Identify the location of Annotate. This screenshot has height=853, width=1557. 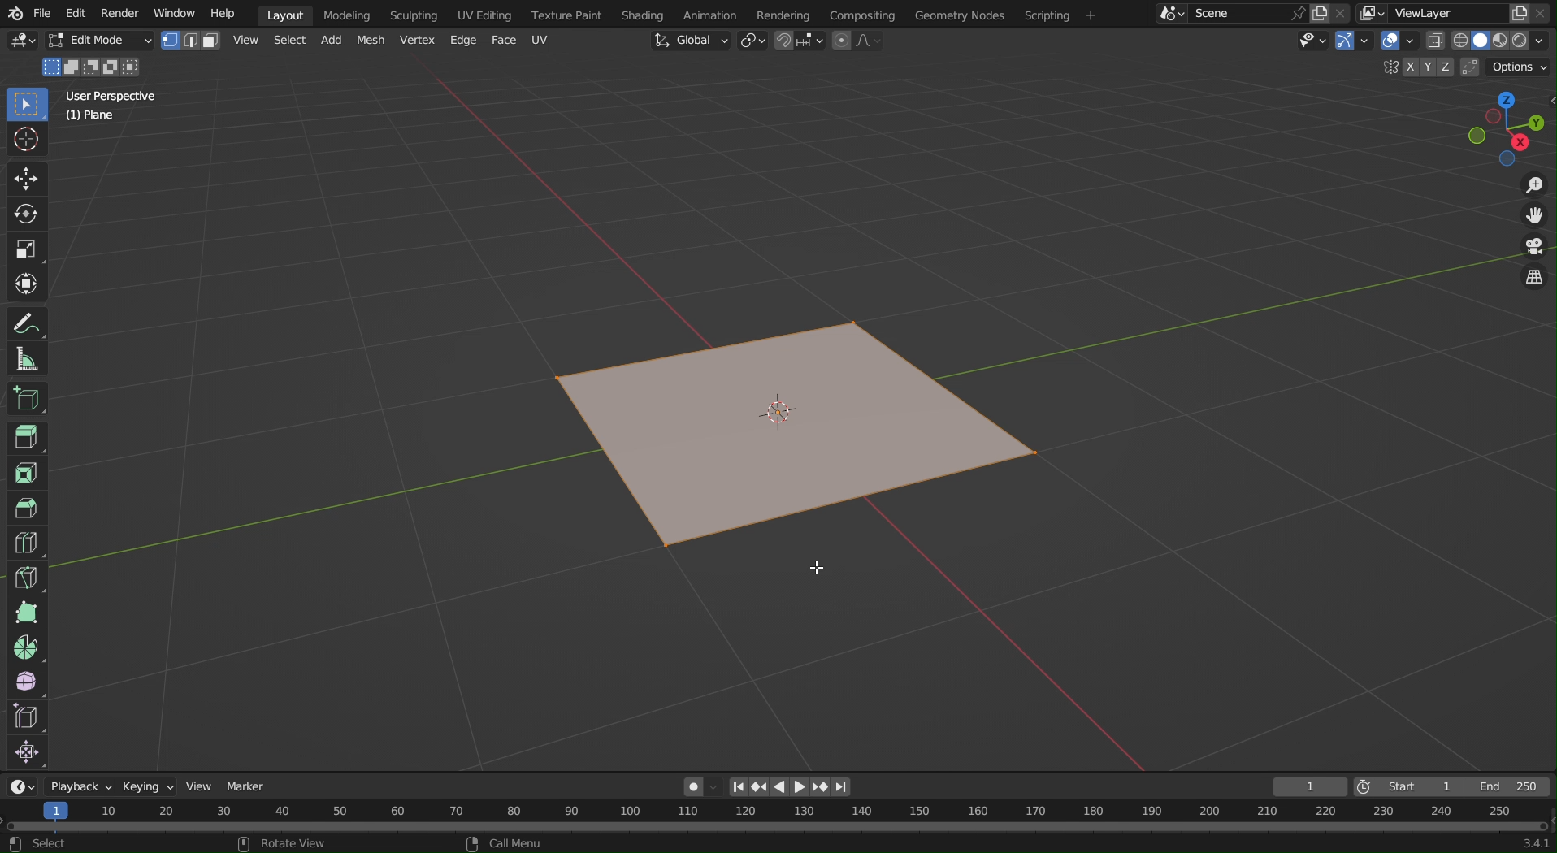
(28, 322).